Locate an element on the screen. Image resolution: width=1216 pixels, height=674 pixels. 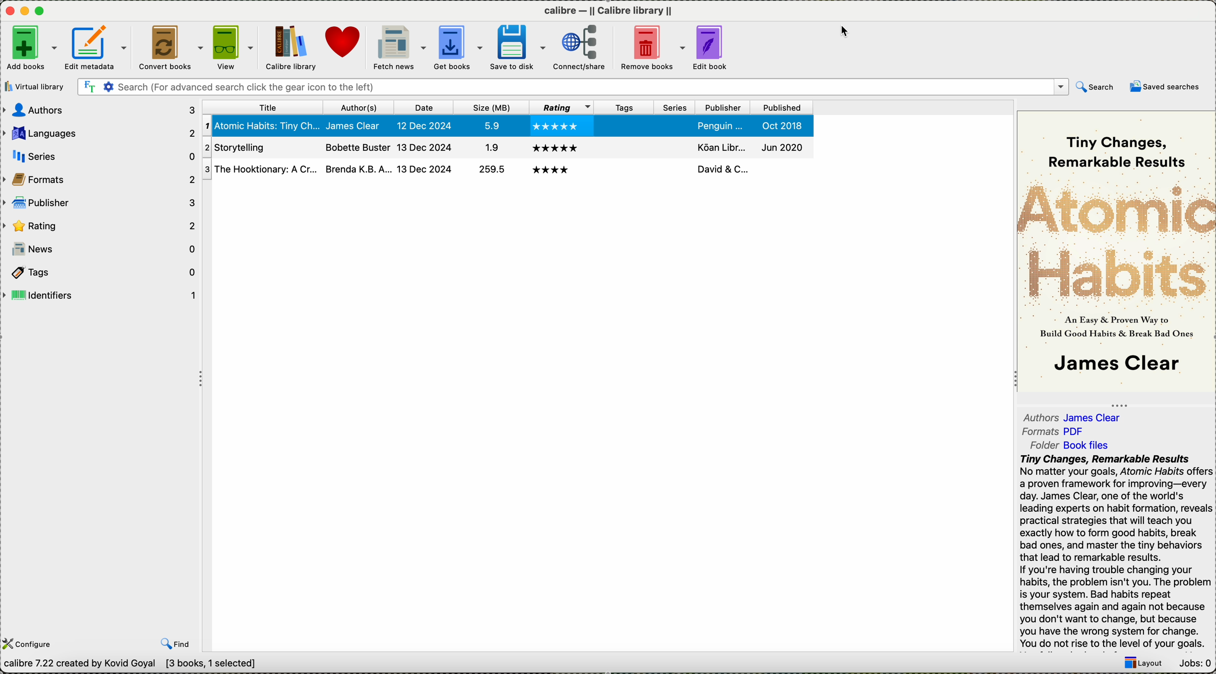
search(for advanced search click the gear icon to the left is located at coordinates (573, 87).